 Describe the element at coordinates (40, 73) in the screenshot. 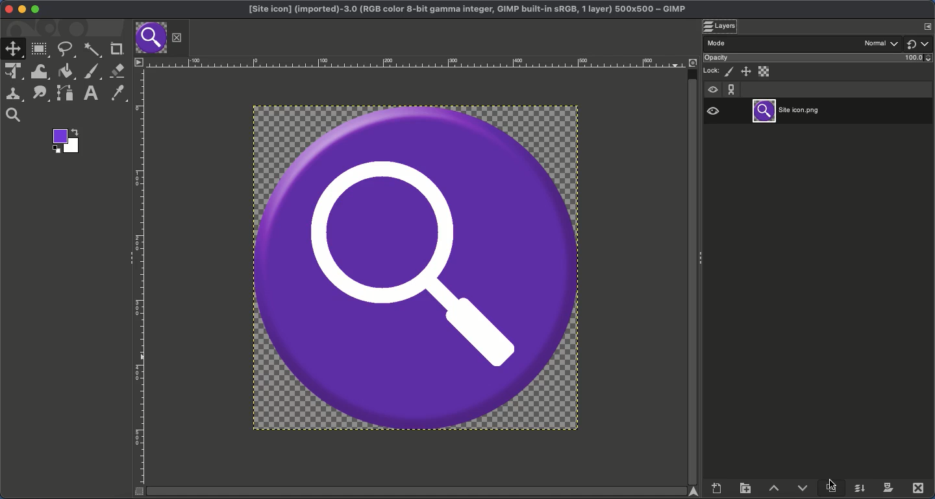

I see `Warp transformation` at that location.